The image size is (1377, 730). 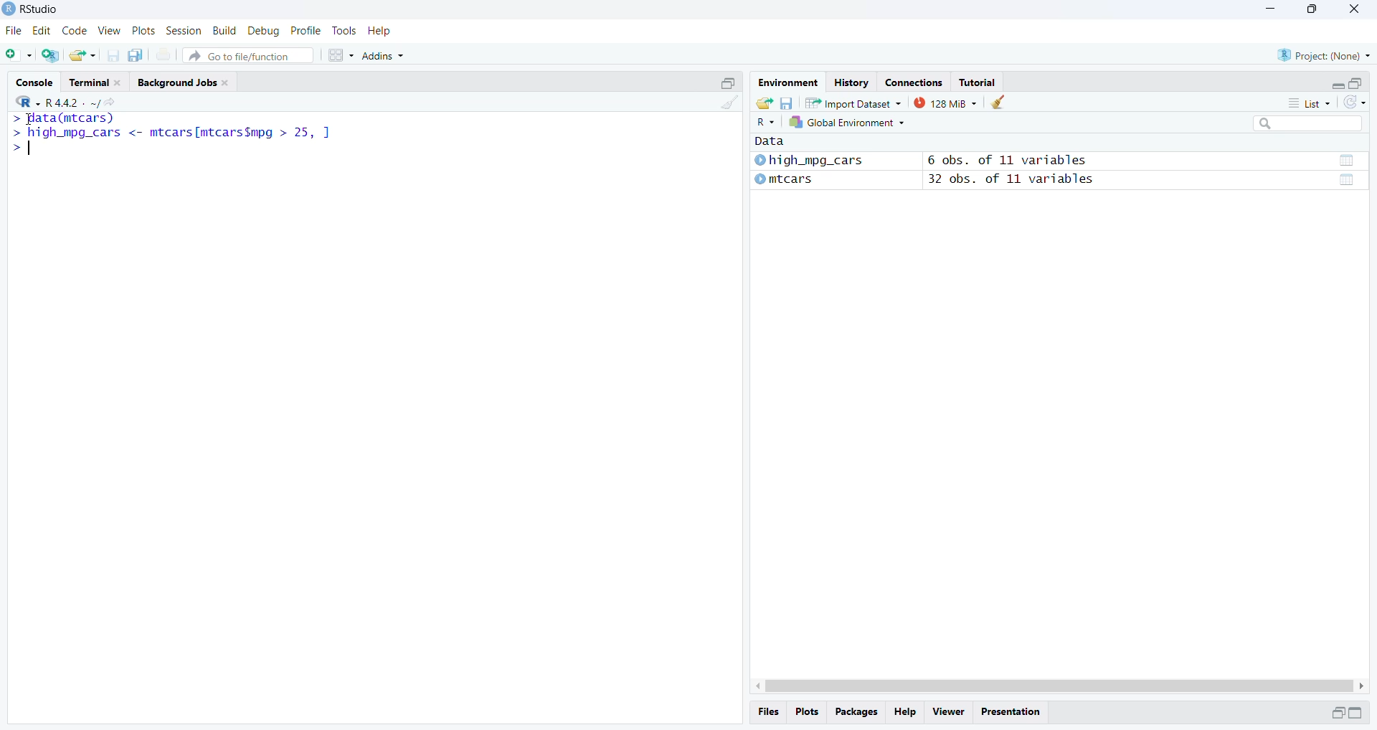 What do you see at coordinates (853, 103) in the screenshot?
I see `Import Dataset` at bounding box center [853, 103].